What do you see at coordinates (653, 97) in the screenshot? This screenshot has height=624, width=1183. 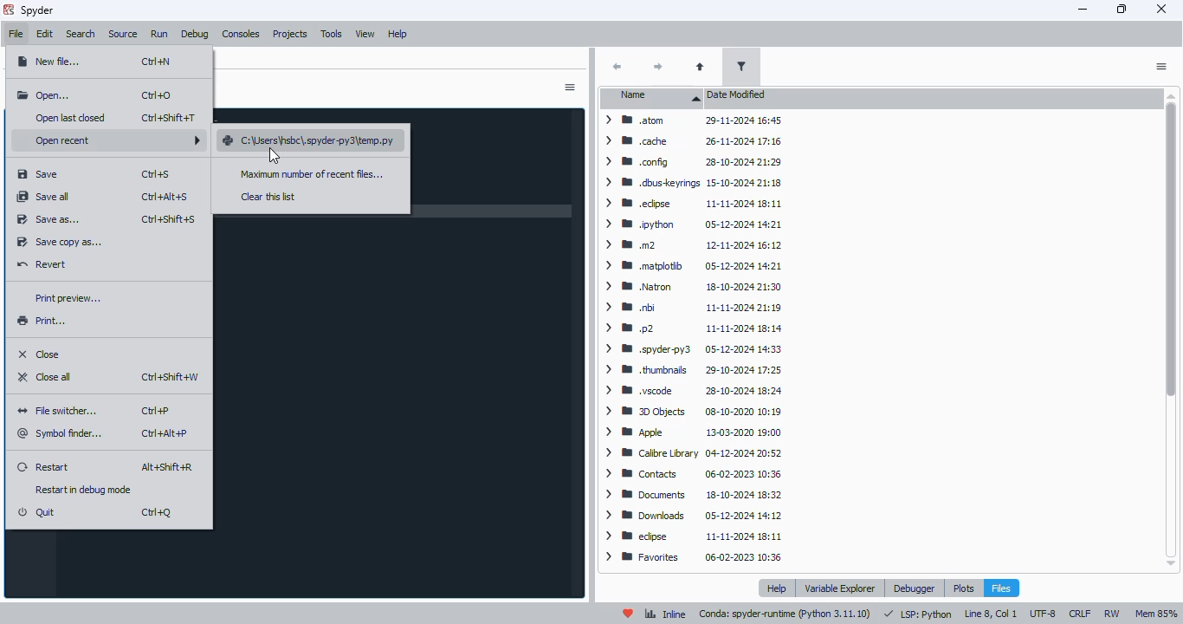 I see `name` at bounding box center [653, 97].